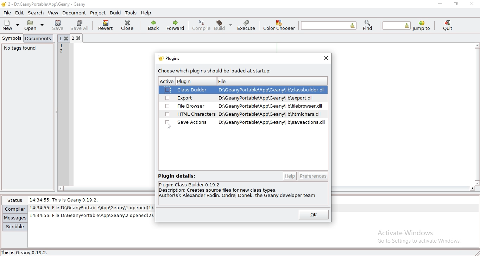 The image size is (480, 256). Describe the element at coordinates (93, 215) in the screenshot. I see `| 14:34:56: File D:\GeanyPortable\App\Geanw2 opened(2).` at that location.